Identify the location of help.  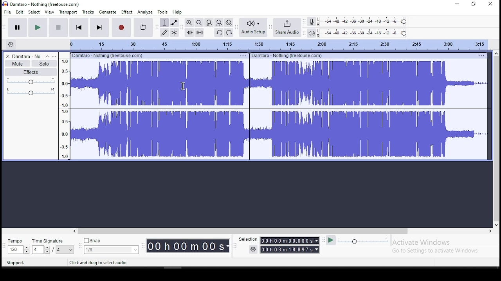
(177, 12).